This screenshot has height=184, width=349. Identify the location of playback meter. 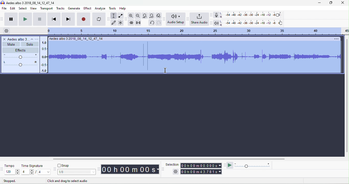
(217, 23).